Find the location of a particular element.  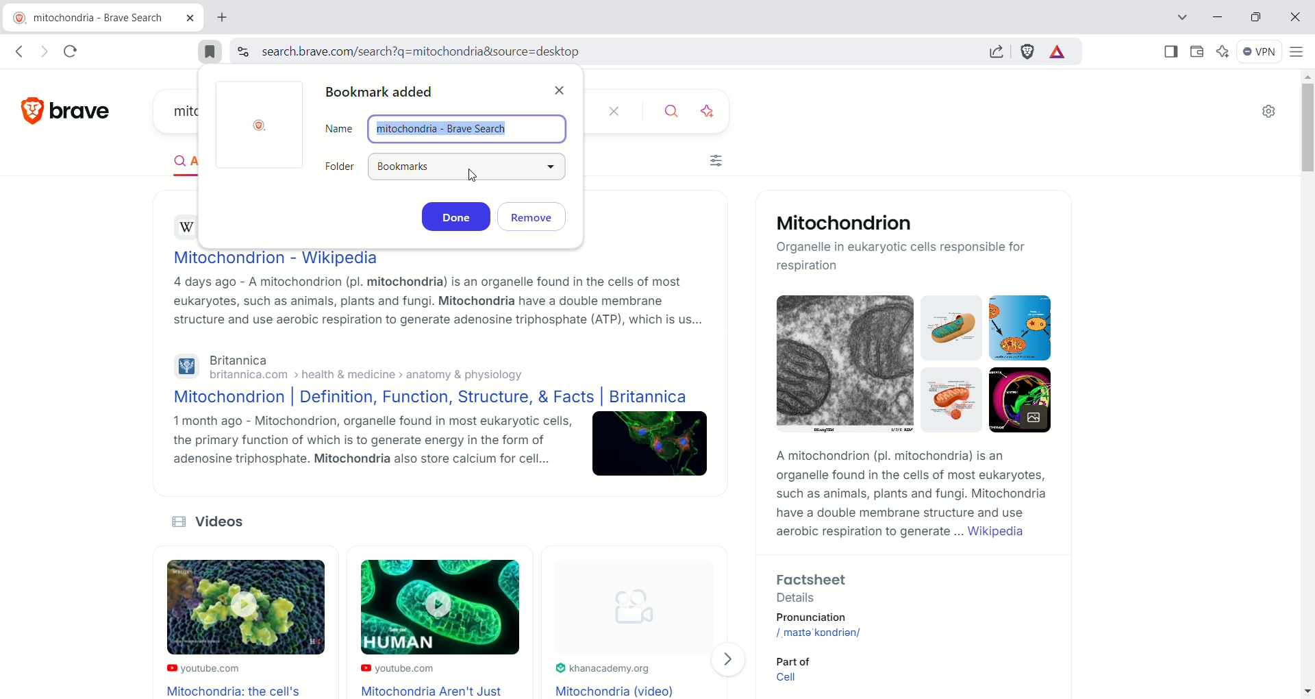

go back is located at coordinates (18, 51).